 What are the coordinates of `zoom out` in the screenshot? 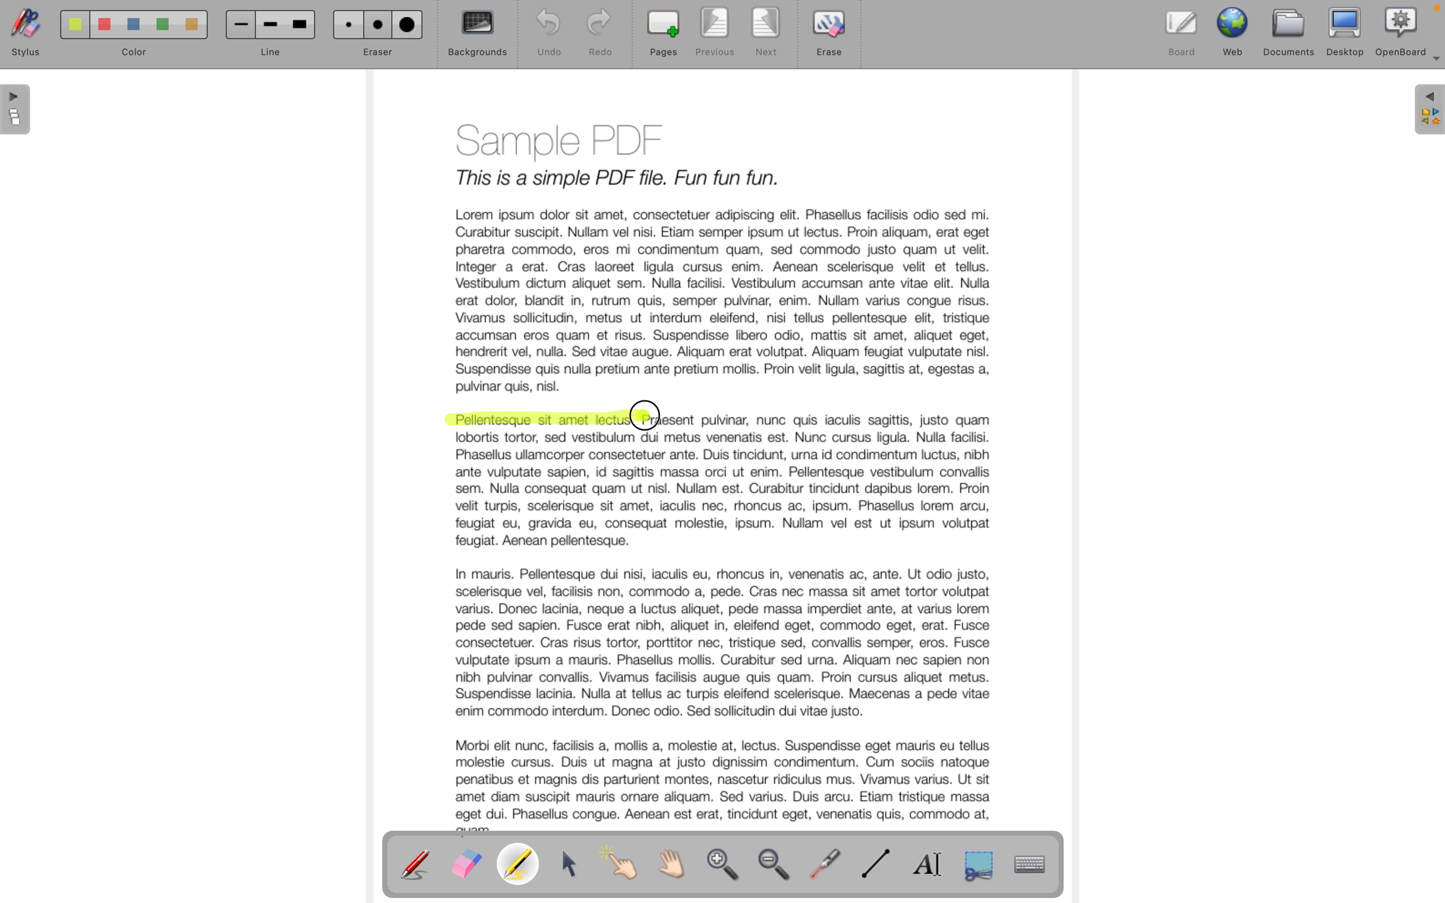 It's located at (777, 867).